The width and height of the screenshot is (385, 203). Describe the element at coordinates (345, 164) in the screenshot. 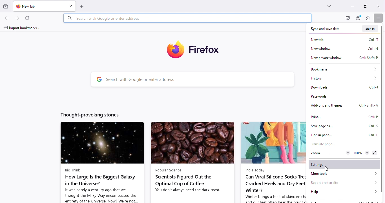

I see `Settings` at that location.